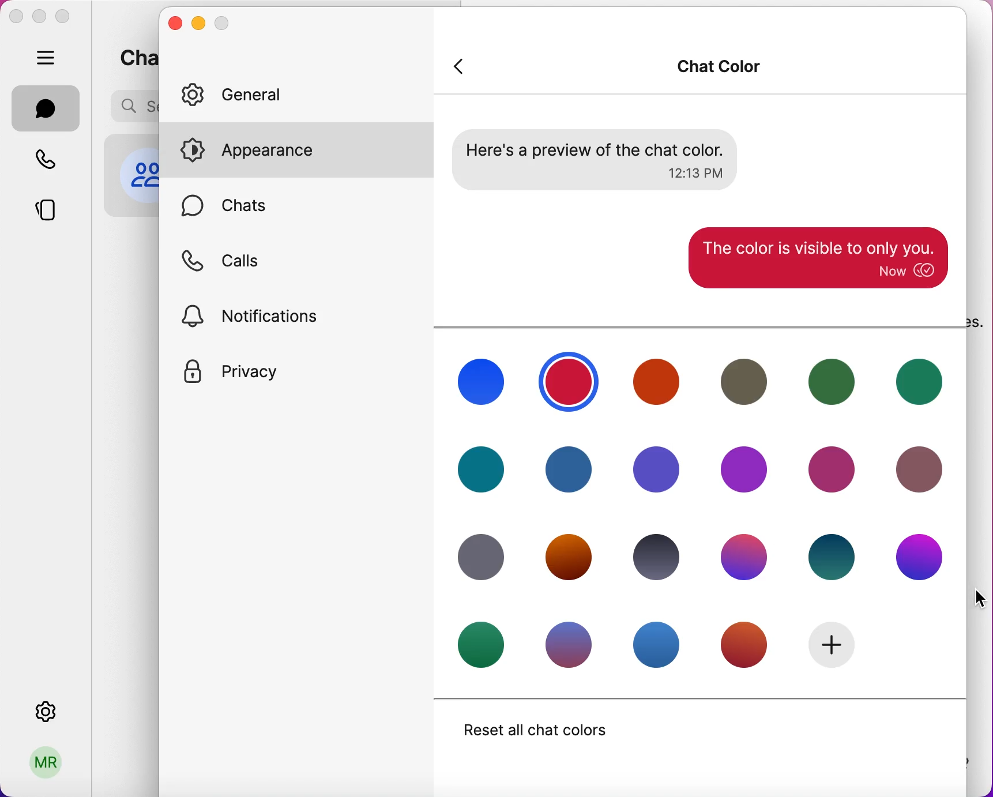  What do you see at coordinates (463, 66) in the screenshot?
I see `back` at bounding box center [463, 66].